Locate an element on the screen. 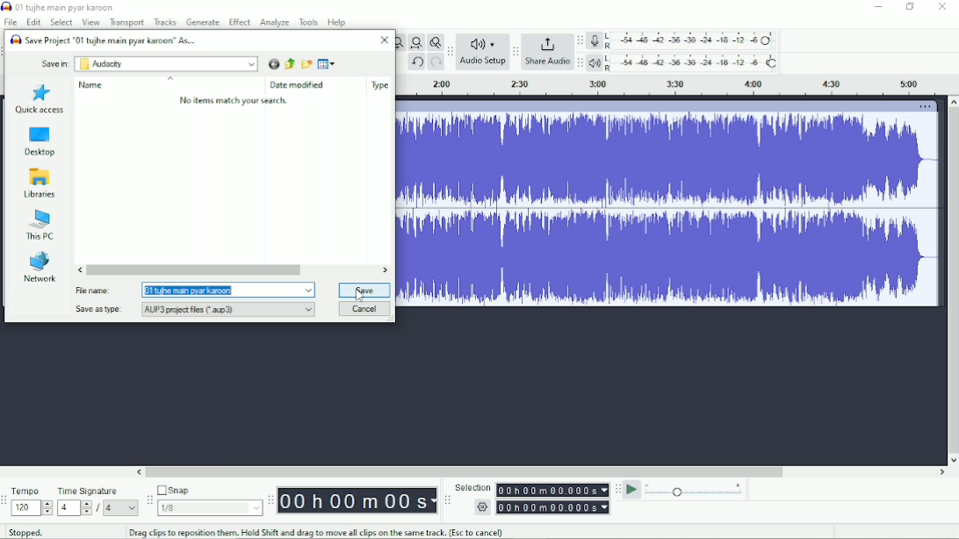  Type is located at coordinates (380, 85).